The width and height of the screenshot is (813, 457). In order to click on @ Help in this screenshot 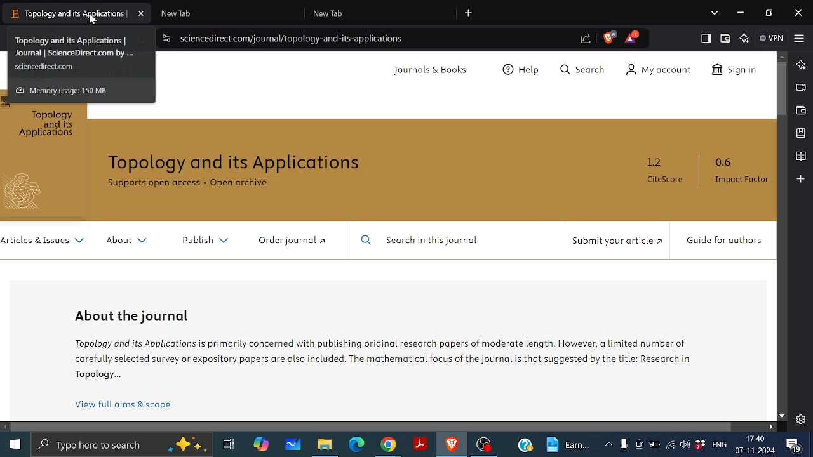, I will do `click(522, 71)`.